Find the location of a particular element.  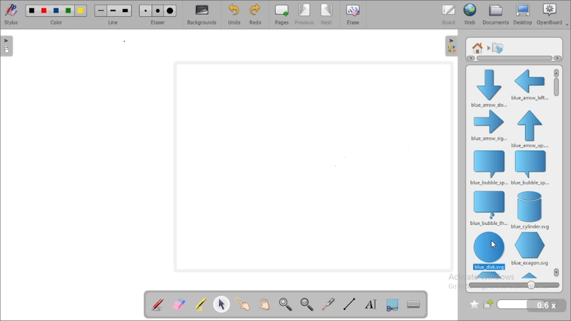

pages pane is located at coordinates (8, 46).